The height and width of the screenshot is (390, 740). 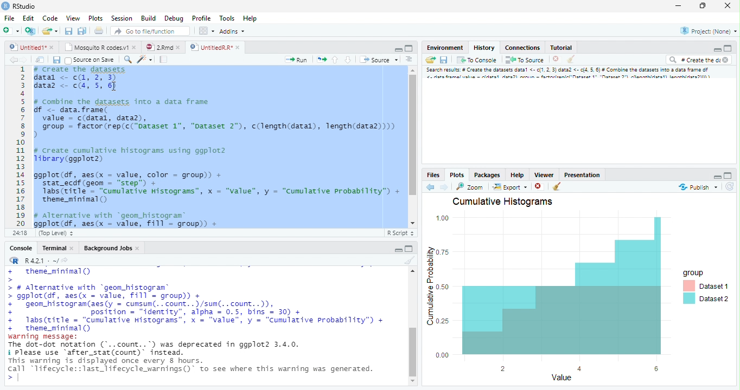 I want to click on Go to the next section/chunk, so click(x=348, y=60).